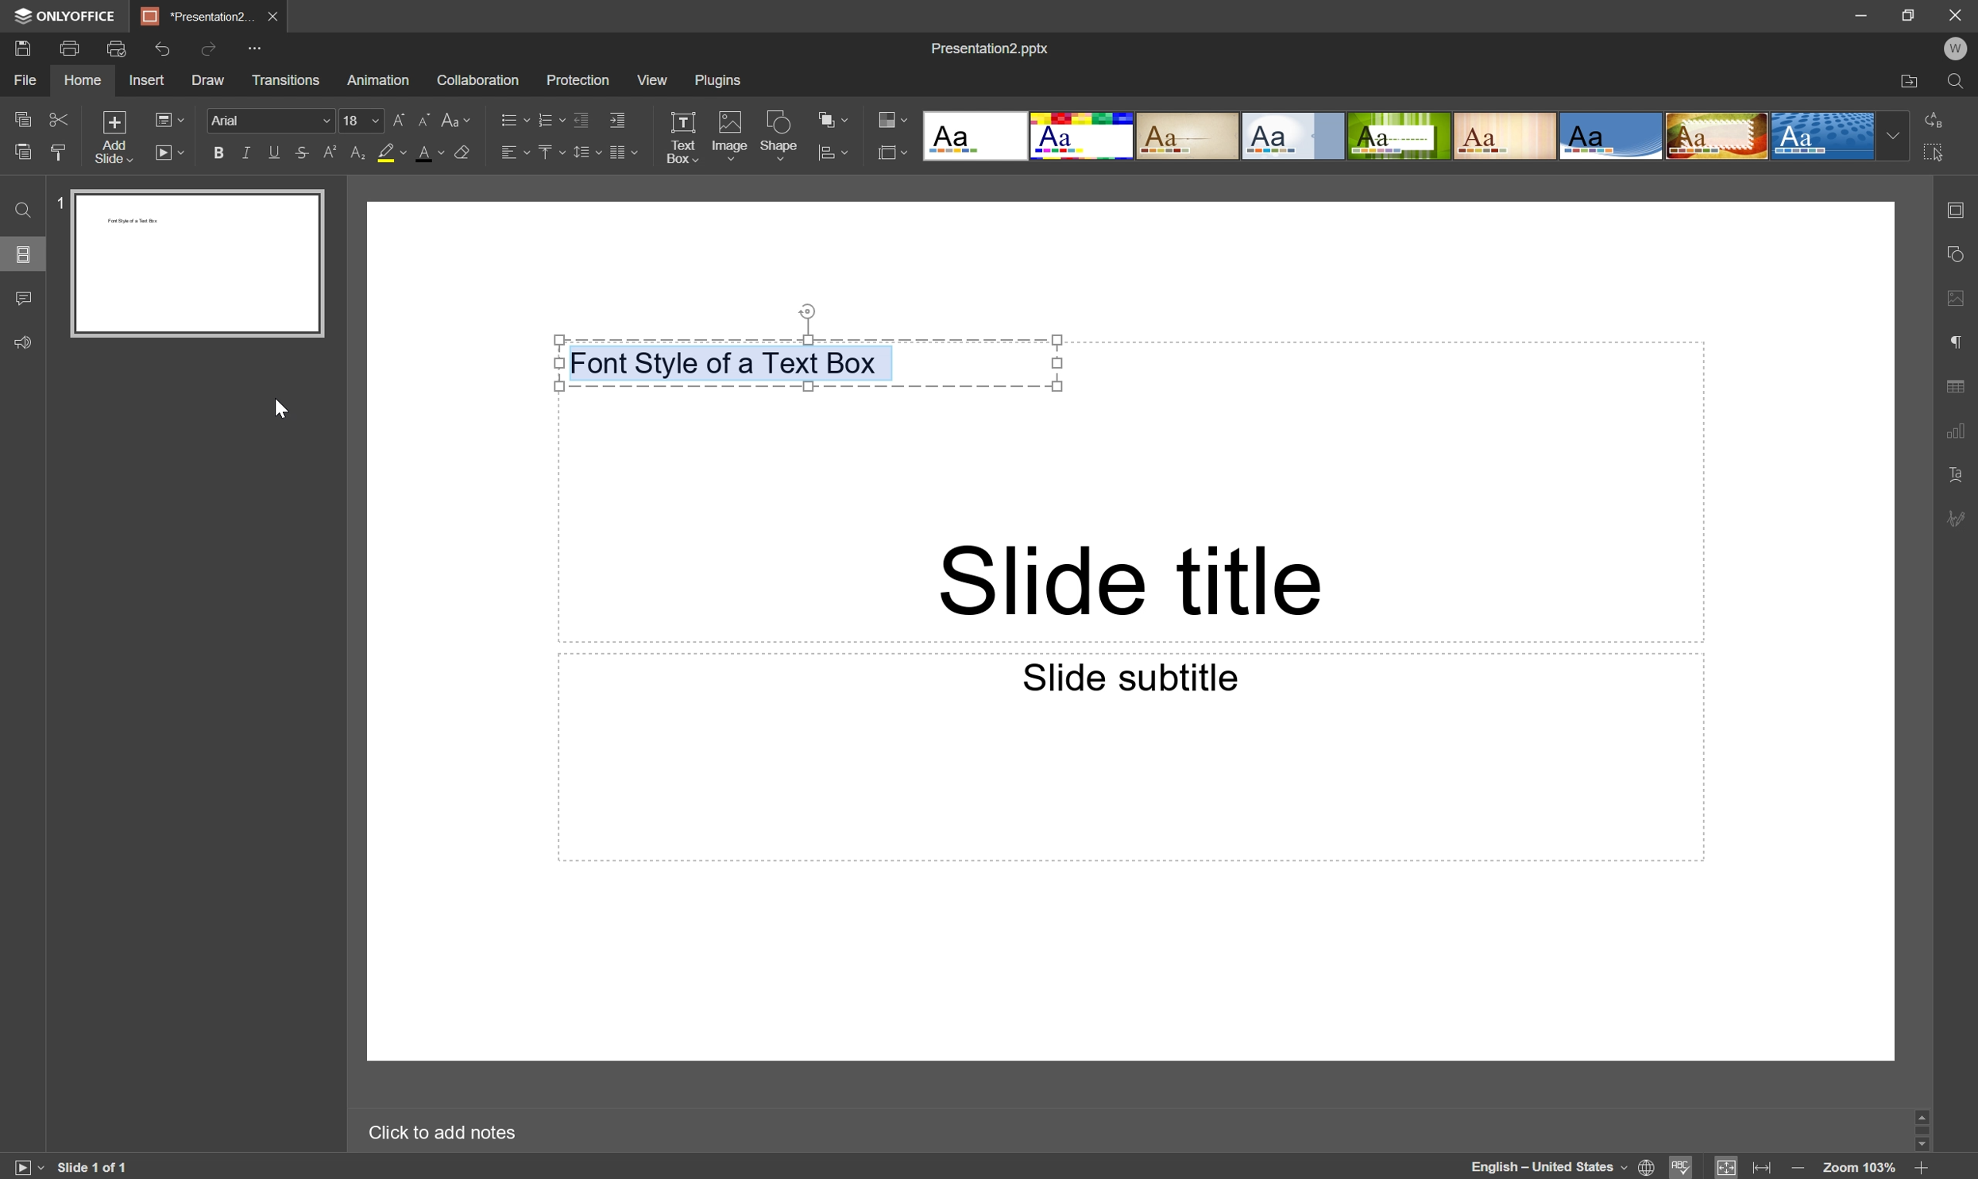  I want to click on Align shape, so click(840, 151).